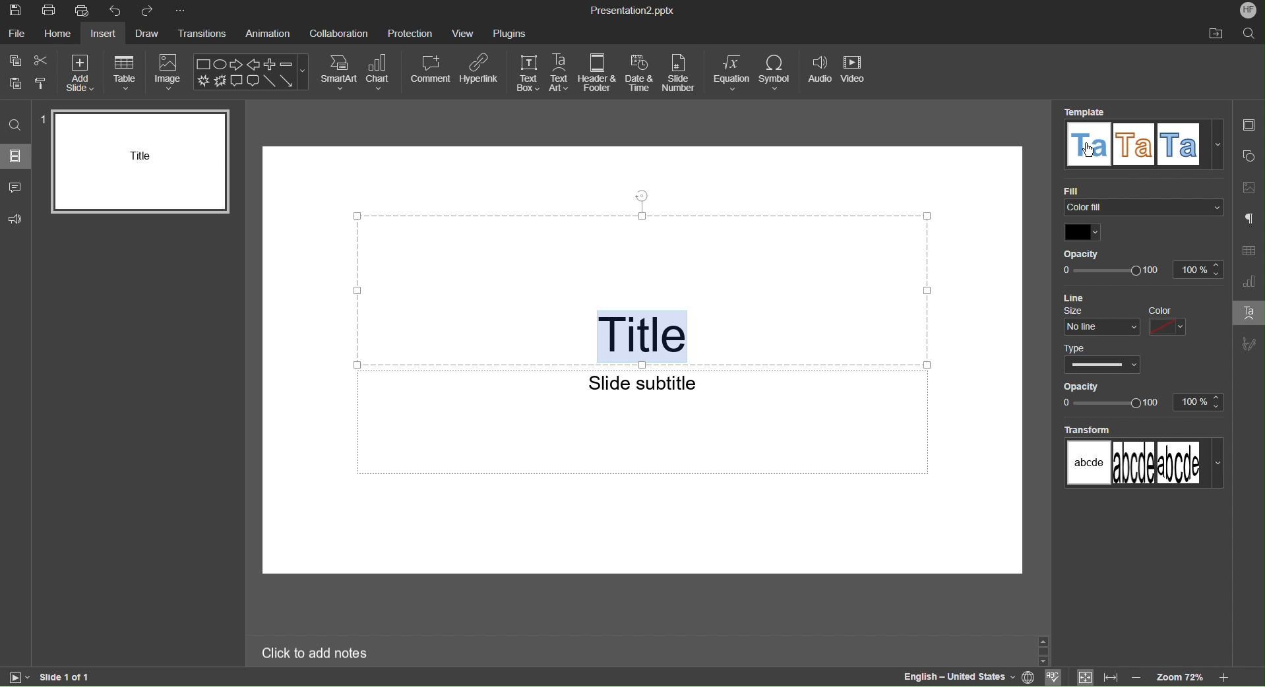 This screenshot has width=1265, height=687. What do you see at coordinates (1179, 321) in the screenshot?
I see `Color` at bounding box center [1179, 321].